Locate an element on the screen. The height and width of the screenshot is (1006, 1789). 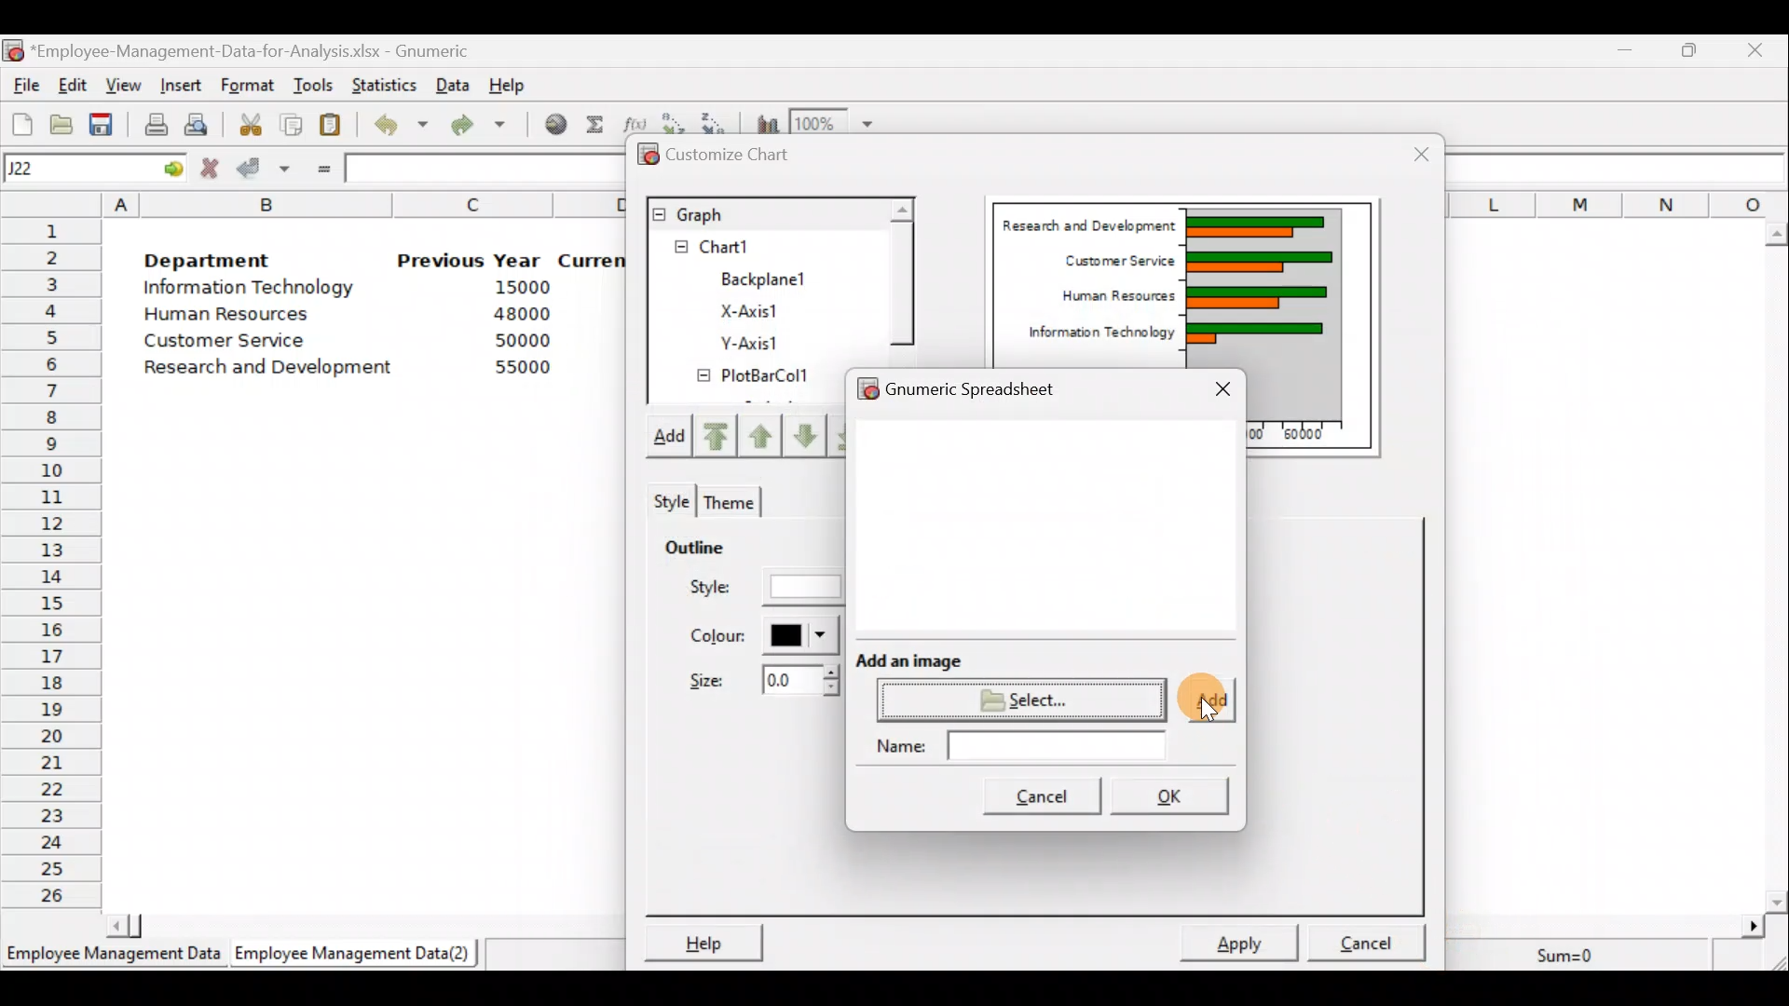
Chart Preview is located at coordinates (1260, 278).